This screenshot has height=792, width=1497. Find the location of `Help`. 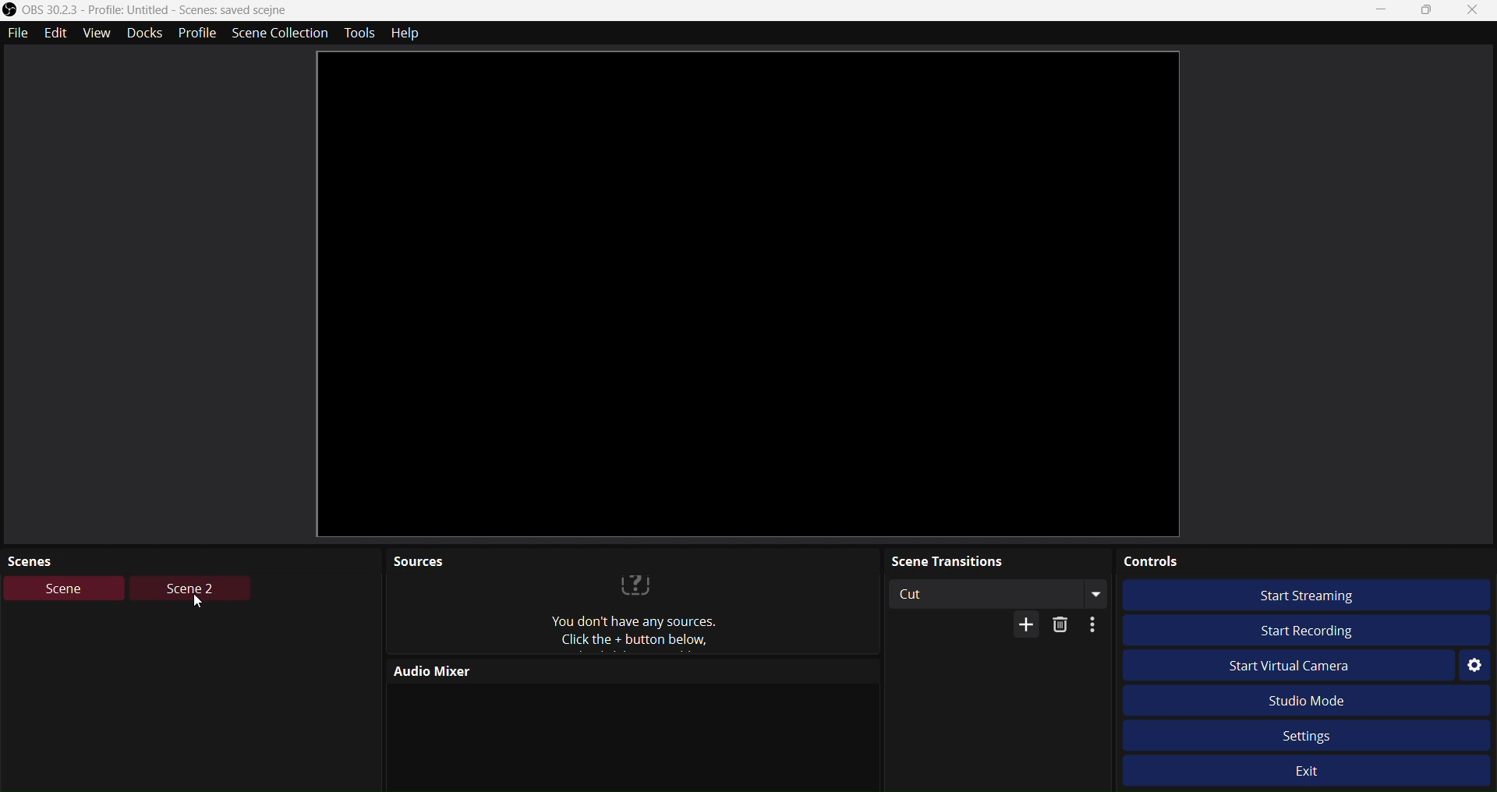

Help is located at coordinates (409, 32).